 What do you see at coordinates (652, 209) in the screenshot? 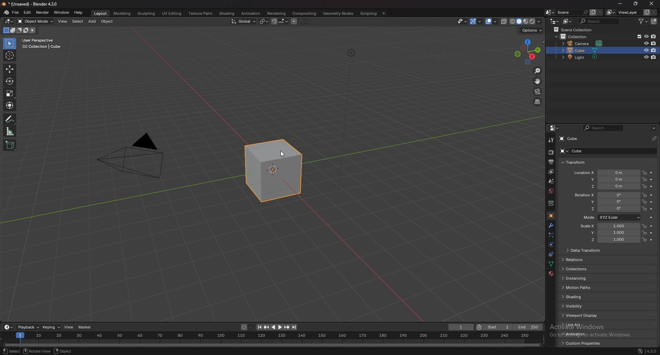
I see `animate property` at bounding box center [652, 209].